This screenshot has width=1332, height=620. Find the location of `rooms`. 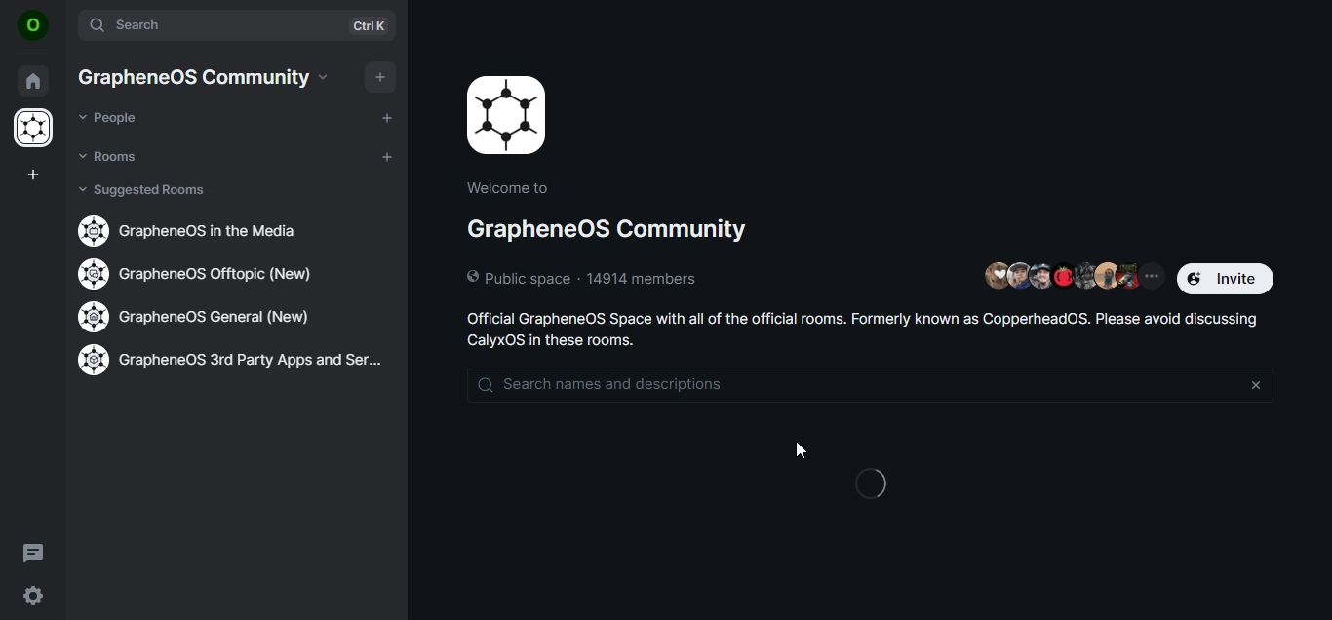

rooms is located at coordinates (111, 156).